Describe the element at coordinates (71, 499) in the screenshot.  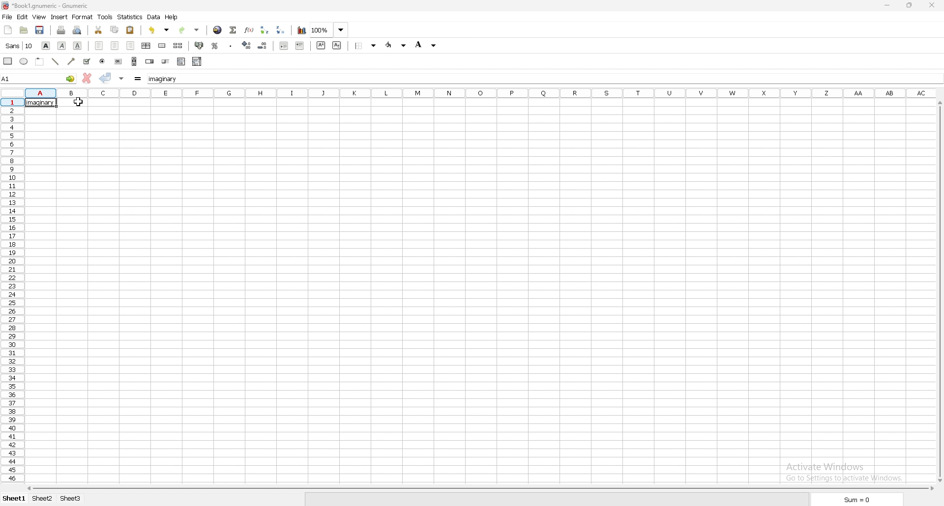
I see `sheet 3` at that location.